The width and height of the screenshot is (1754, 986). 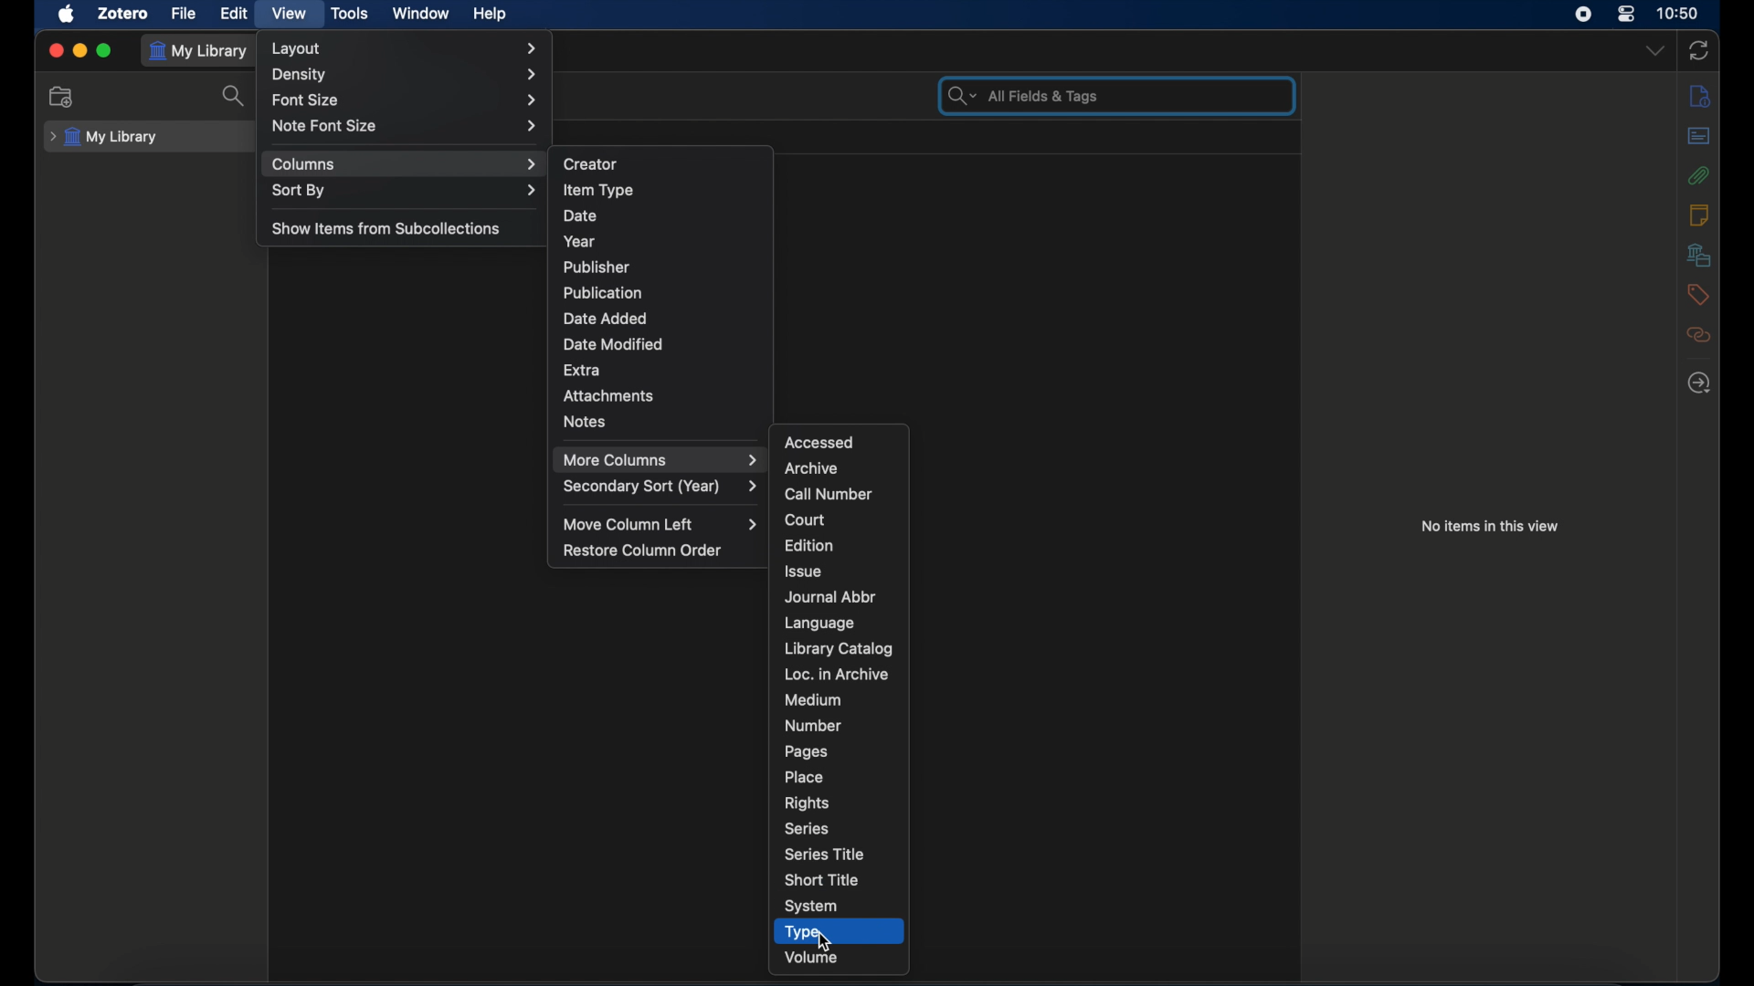 I want to click on date added, so click(x=604, y=318).